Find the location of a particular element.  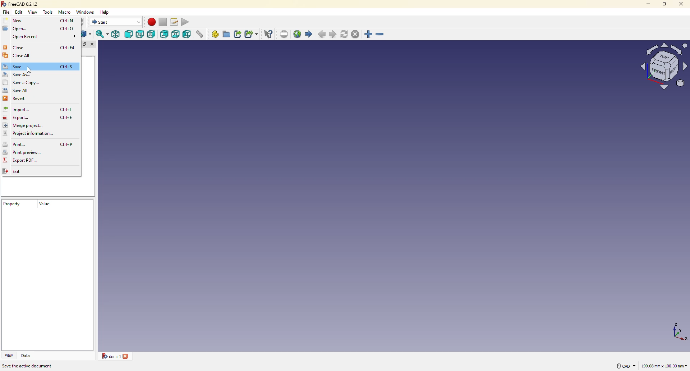

view is located at coordinates (33, 12).